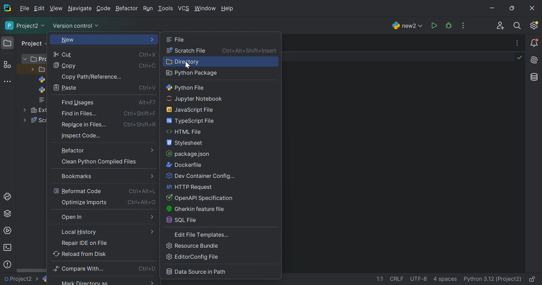 The height and width of the screenshot is (285, 542). I want to click on Ctrl+X, so click(147, 55).